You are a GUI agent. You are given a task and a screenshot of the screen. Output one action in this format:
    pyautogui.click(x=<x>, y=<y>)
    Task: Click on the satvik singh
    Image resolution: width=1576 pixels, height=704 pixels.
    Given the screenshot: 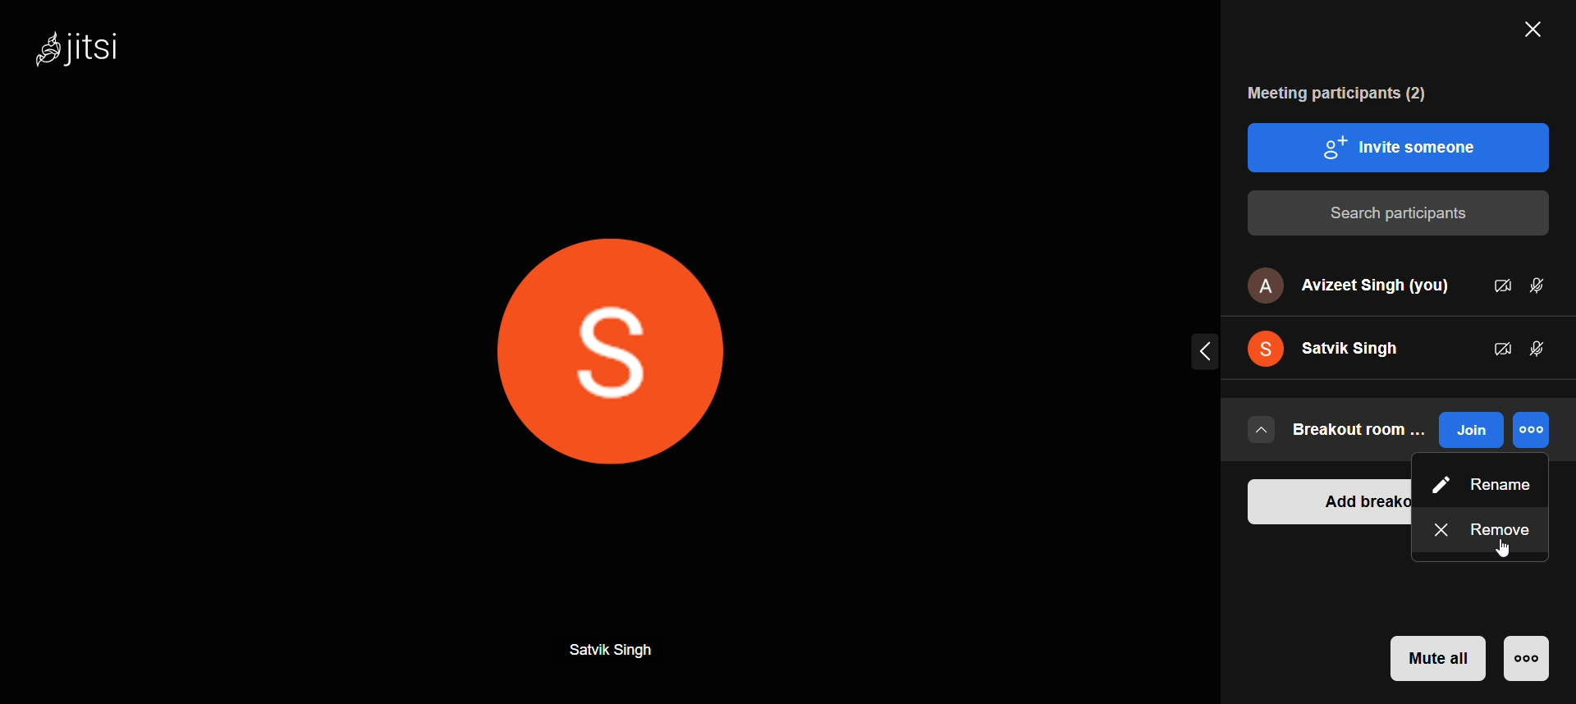 What is the action you would take?
    pyautogui.click(x=1338, y=346)
    